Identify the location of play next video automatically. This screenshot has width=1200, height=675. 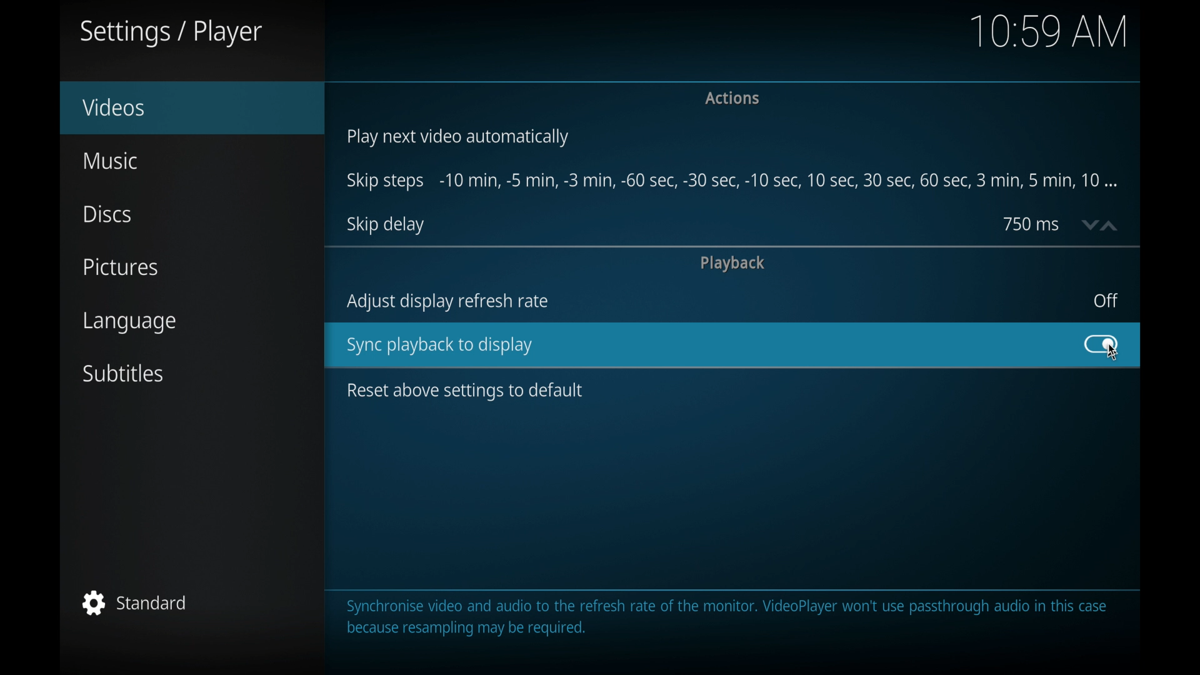
(459, 137).